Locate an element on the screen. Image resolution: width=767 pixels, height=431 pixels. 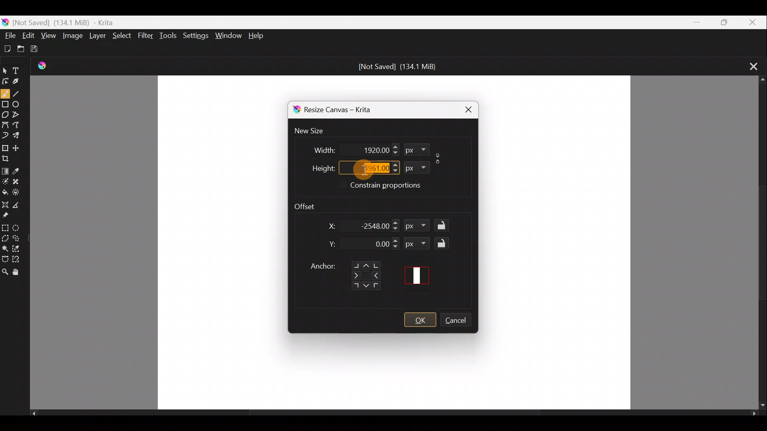
View is located at coordinates (49, 35).